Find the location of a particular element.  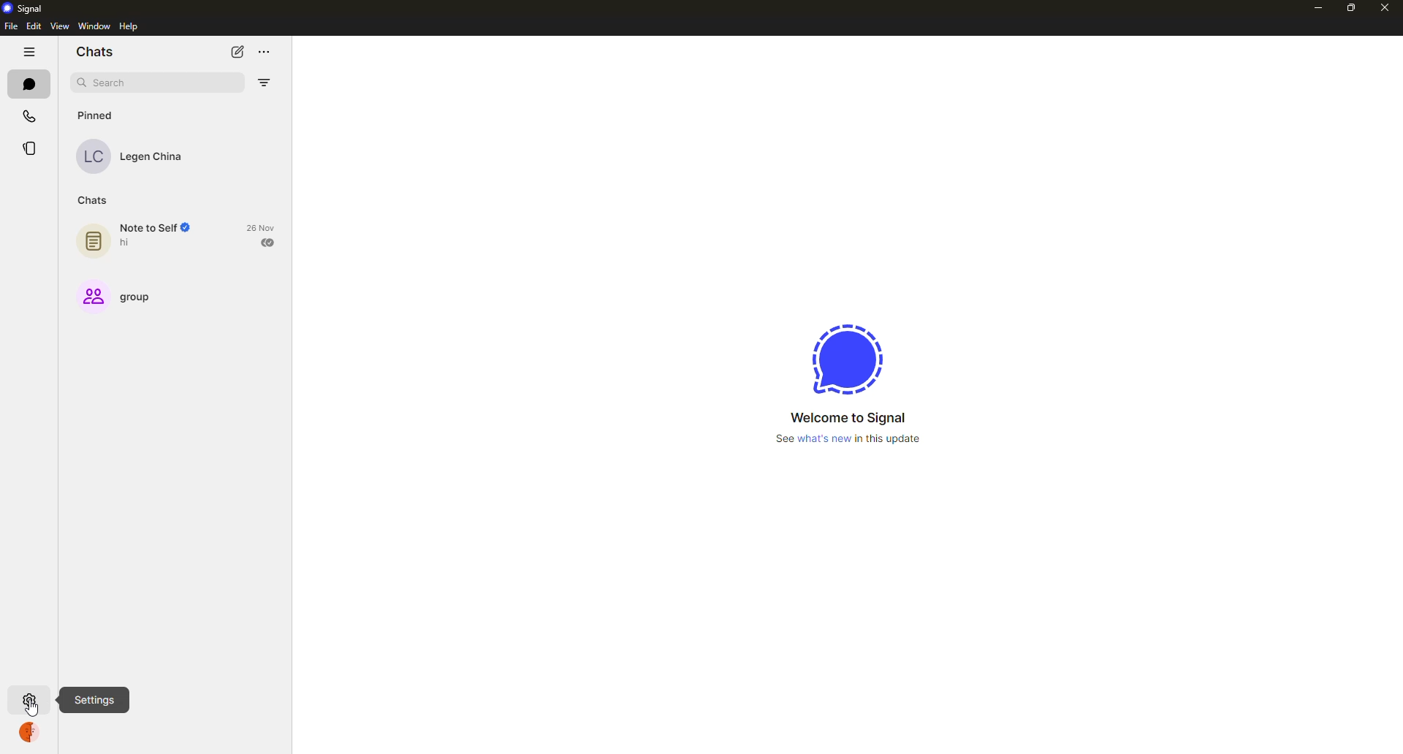

help is located at coordinates (126, 26).